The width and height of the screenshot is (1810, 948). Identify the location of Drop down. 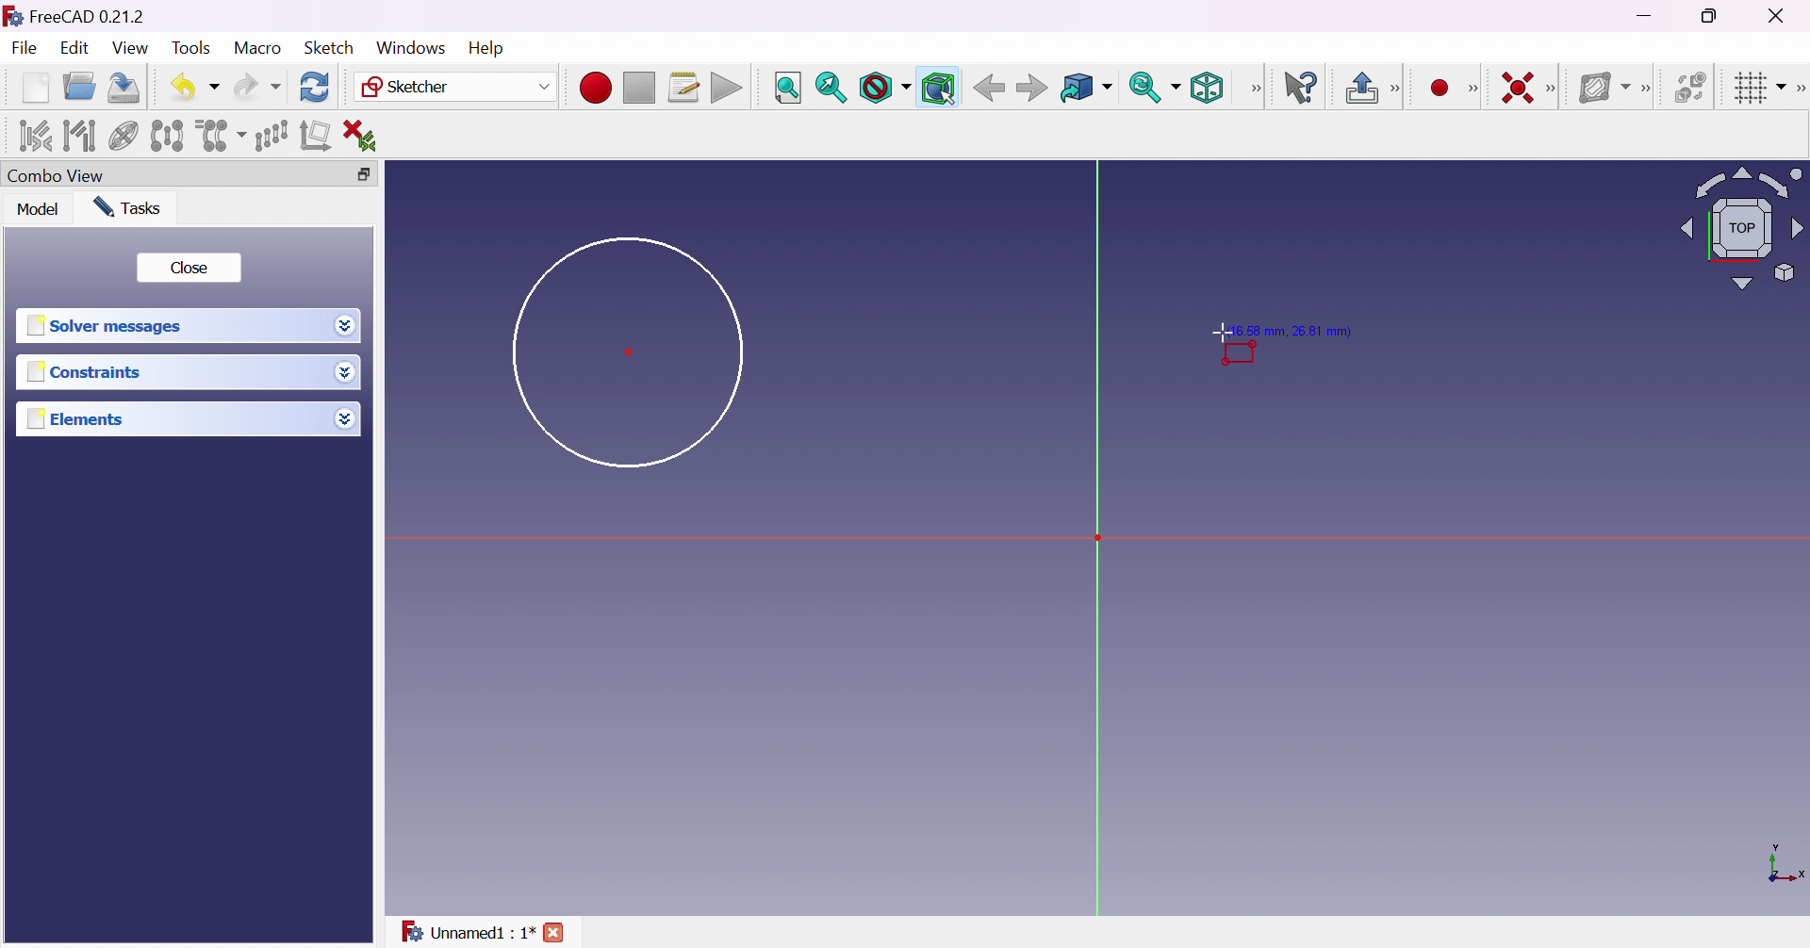
(346, 326).